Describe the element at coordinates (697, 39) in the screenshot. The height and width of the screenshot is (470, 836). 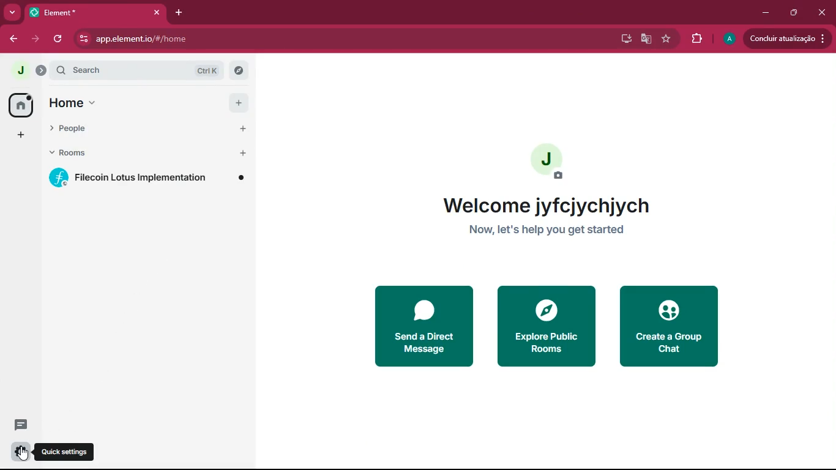
I see `extensions` at that location.